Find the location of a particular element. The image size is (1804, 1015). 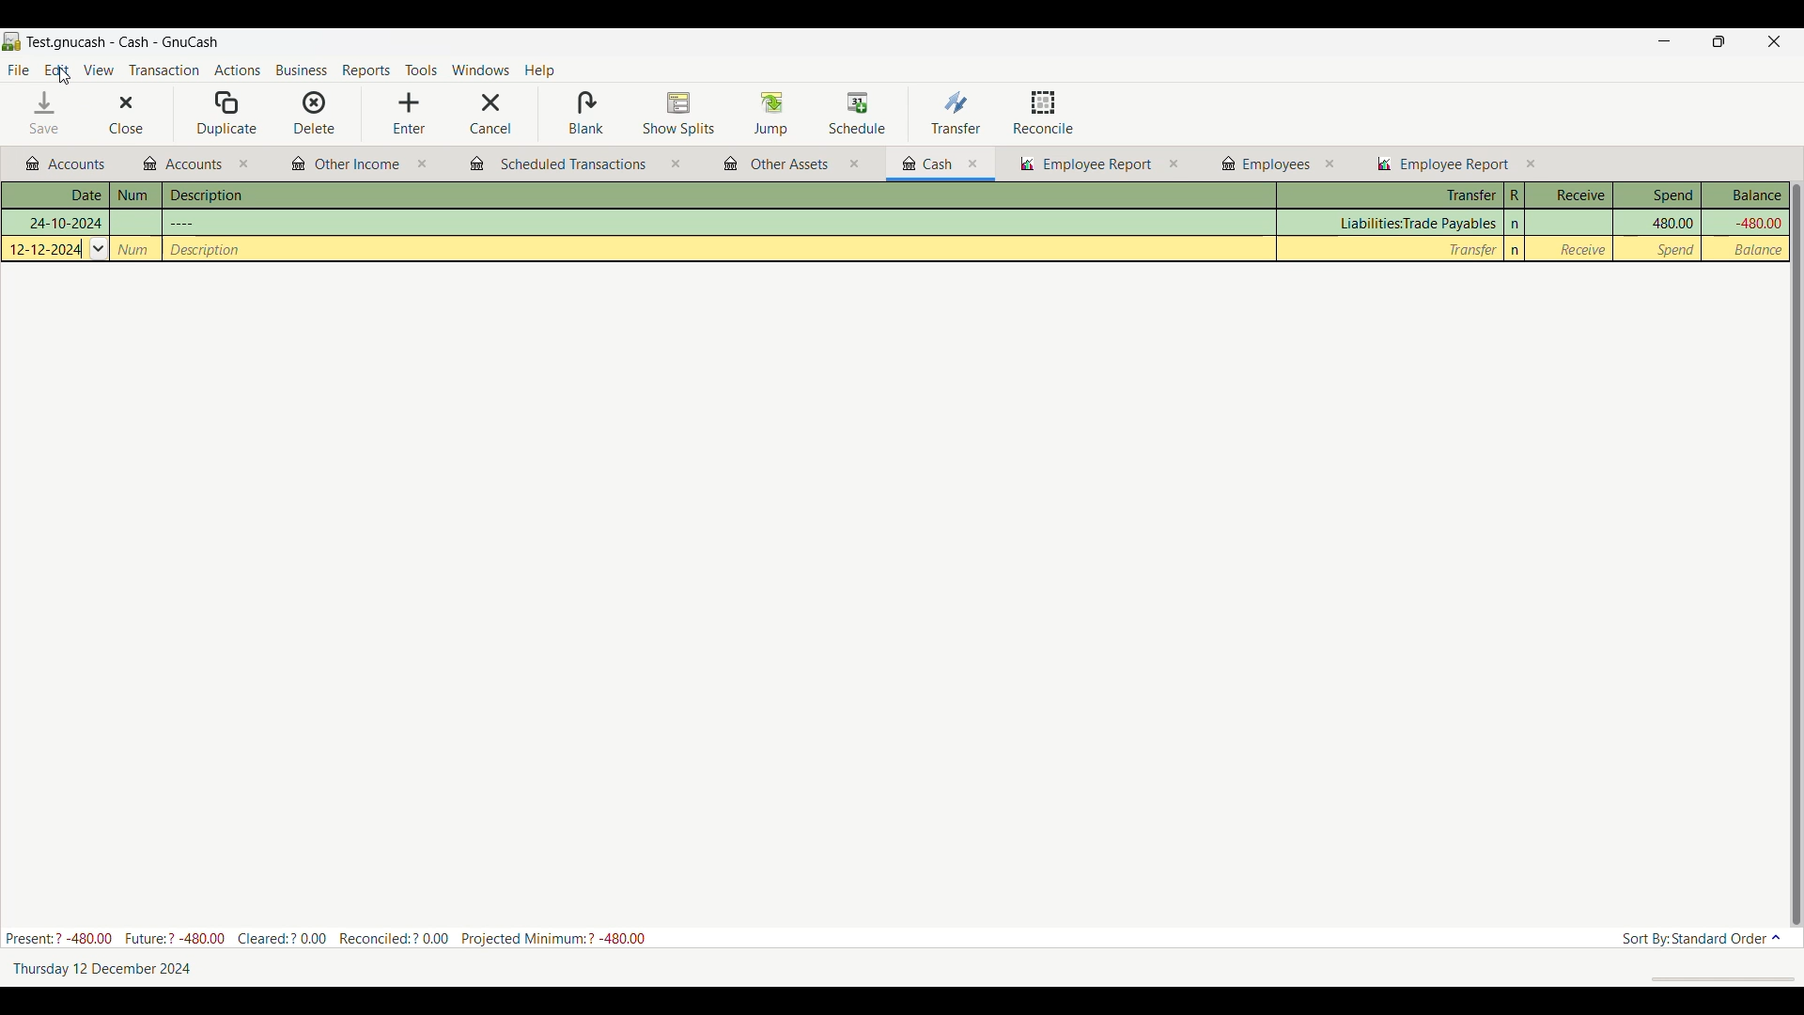

Other budgets and reports is located at coordinates (1086, 165).